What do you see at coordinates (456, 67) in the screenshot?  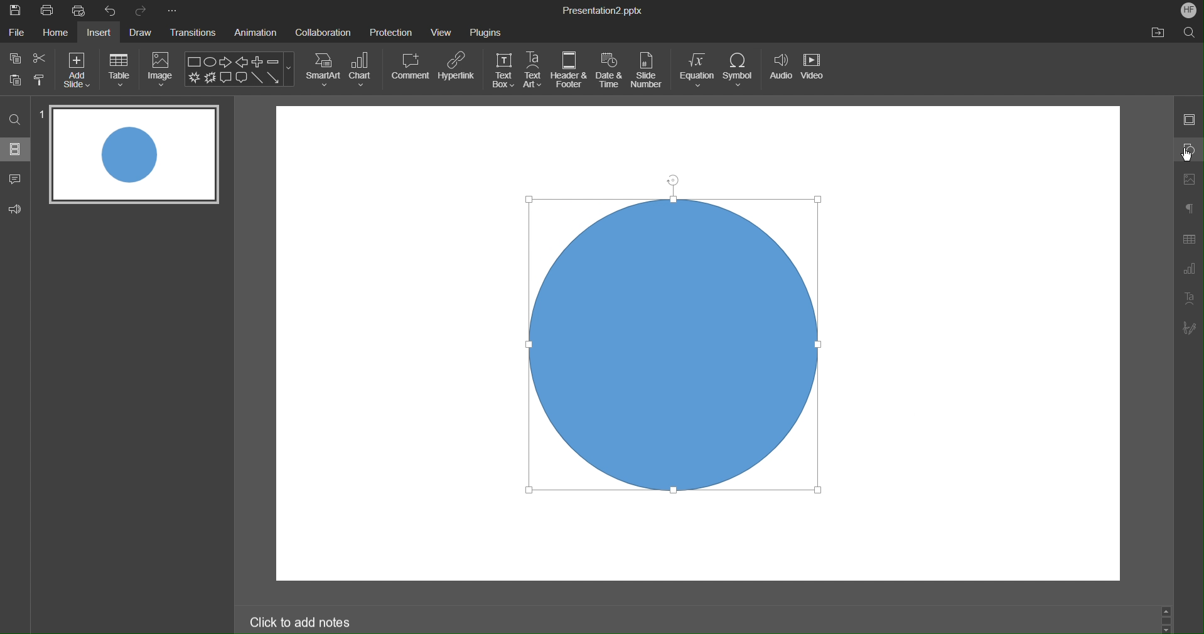 I see `Hyperlink` at bounding box center [456, 67].